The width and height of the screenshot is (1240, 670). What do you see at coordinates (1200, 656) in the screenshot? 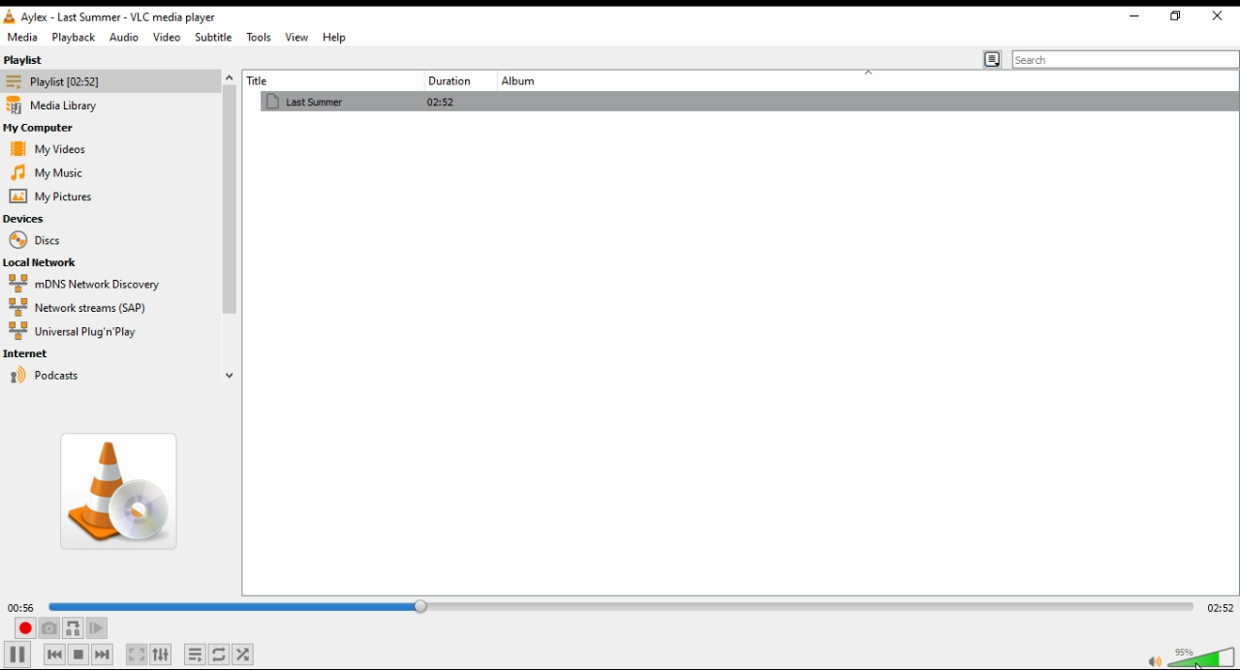
I see `mouse on volume level` at bounding box center [1200, 656].